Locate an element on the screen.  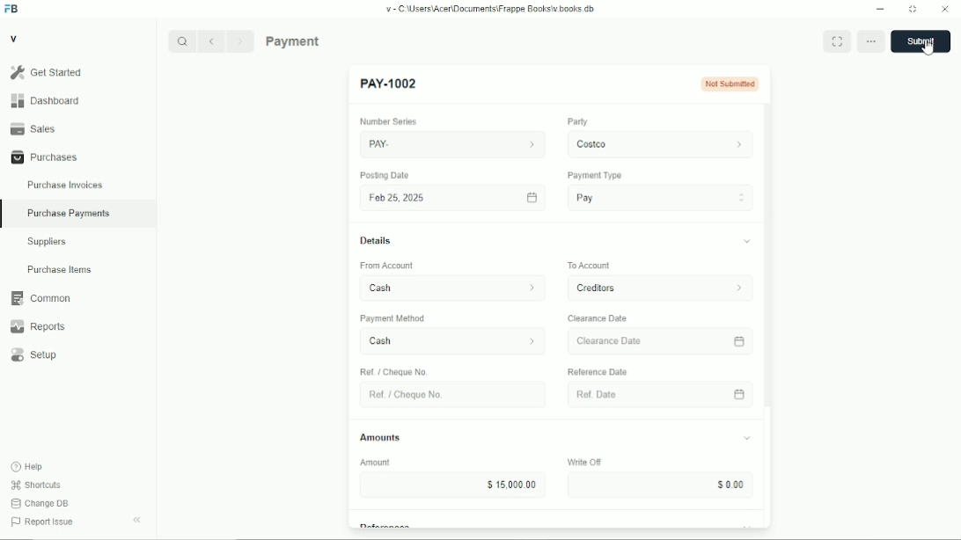
number series is located at coordinates (385, 122).